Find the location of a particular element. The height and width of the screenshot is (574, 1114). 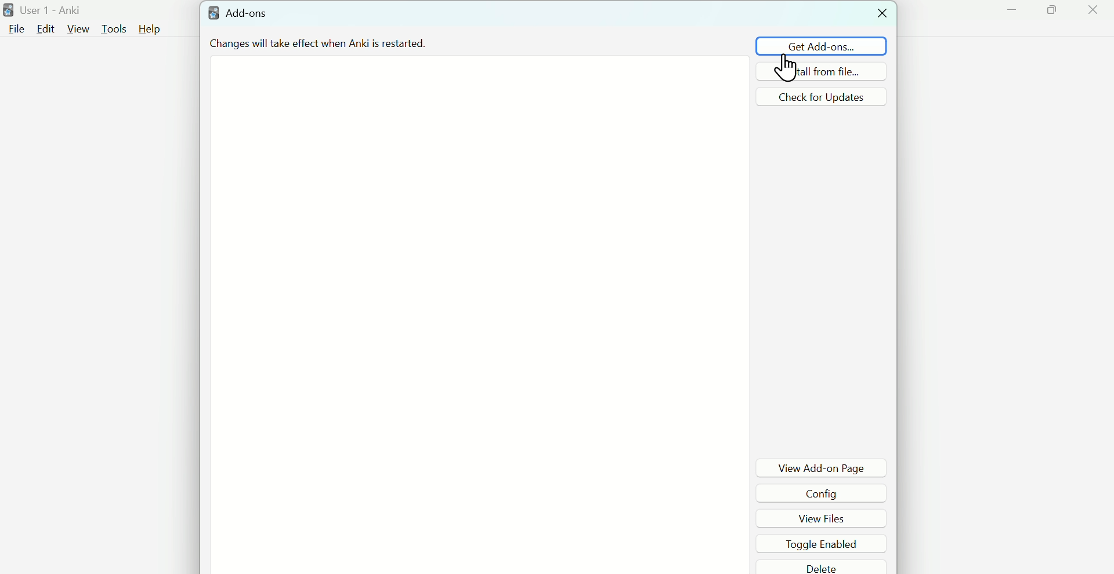

View is located at coordinates (78, 29).